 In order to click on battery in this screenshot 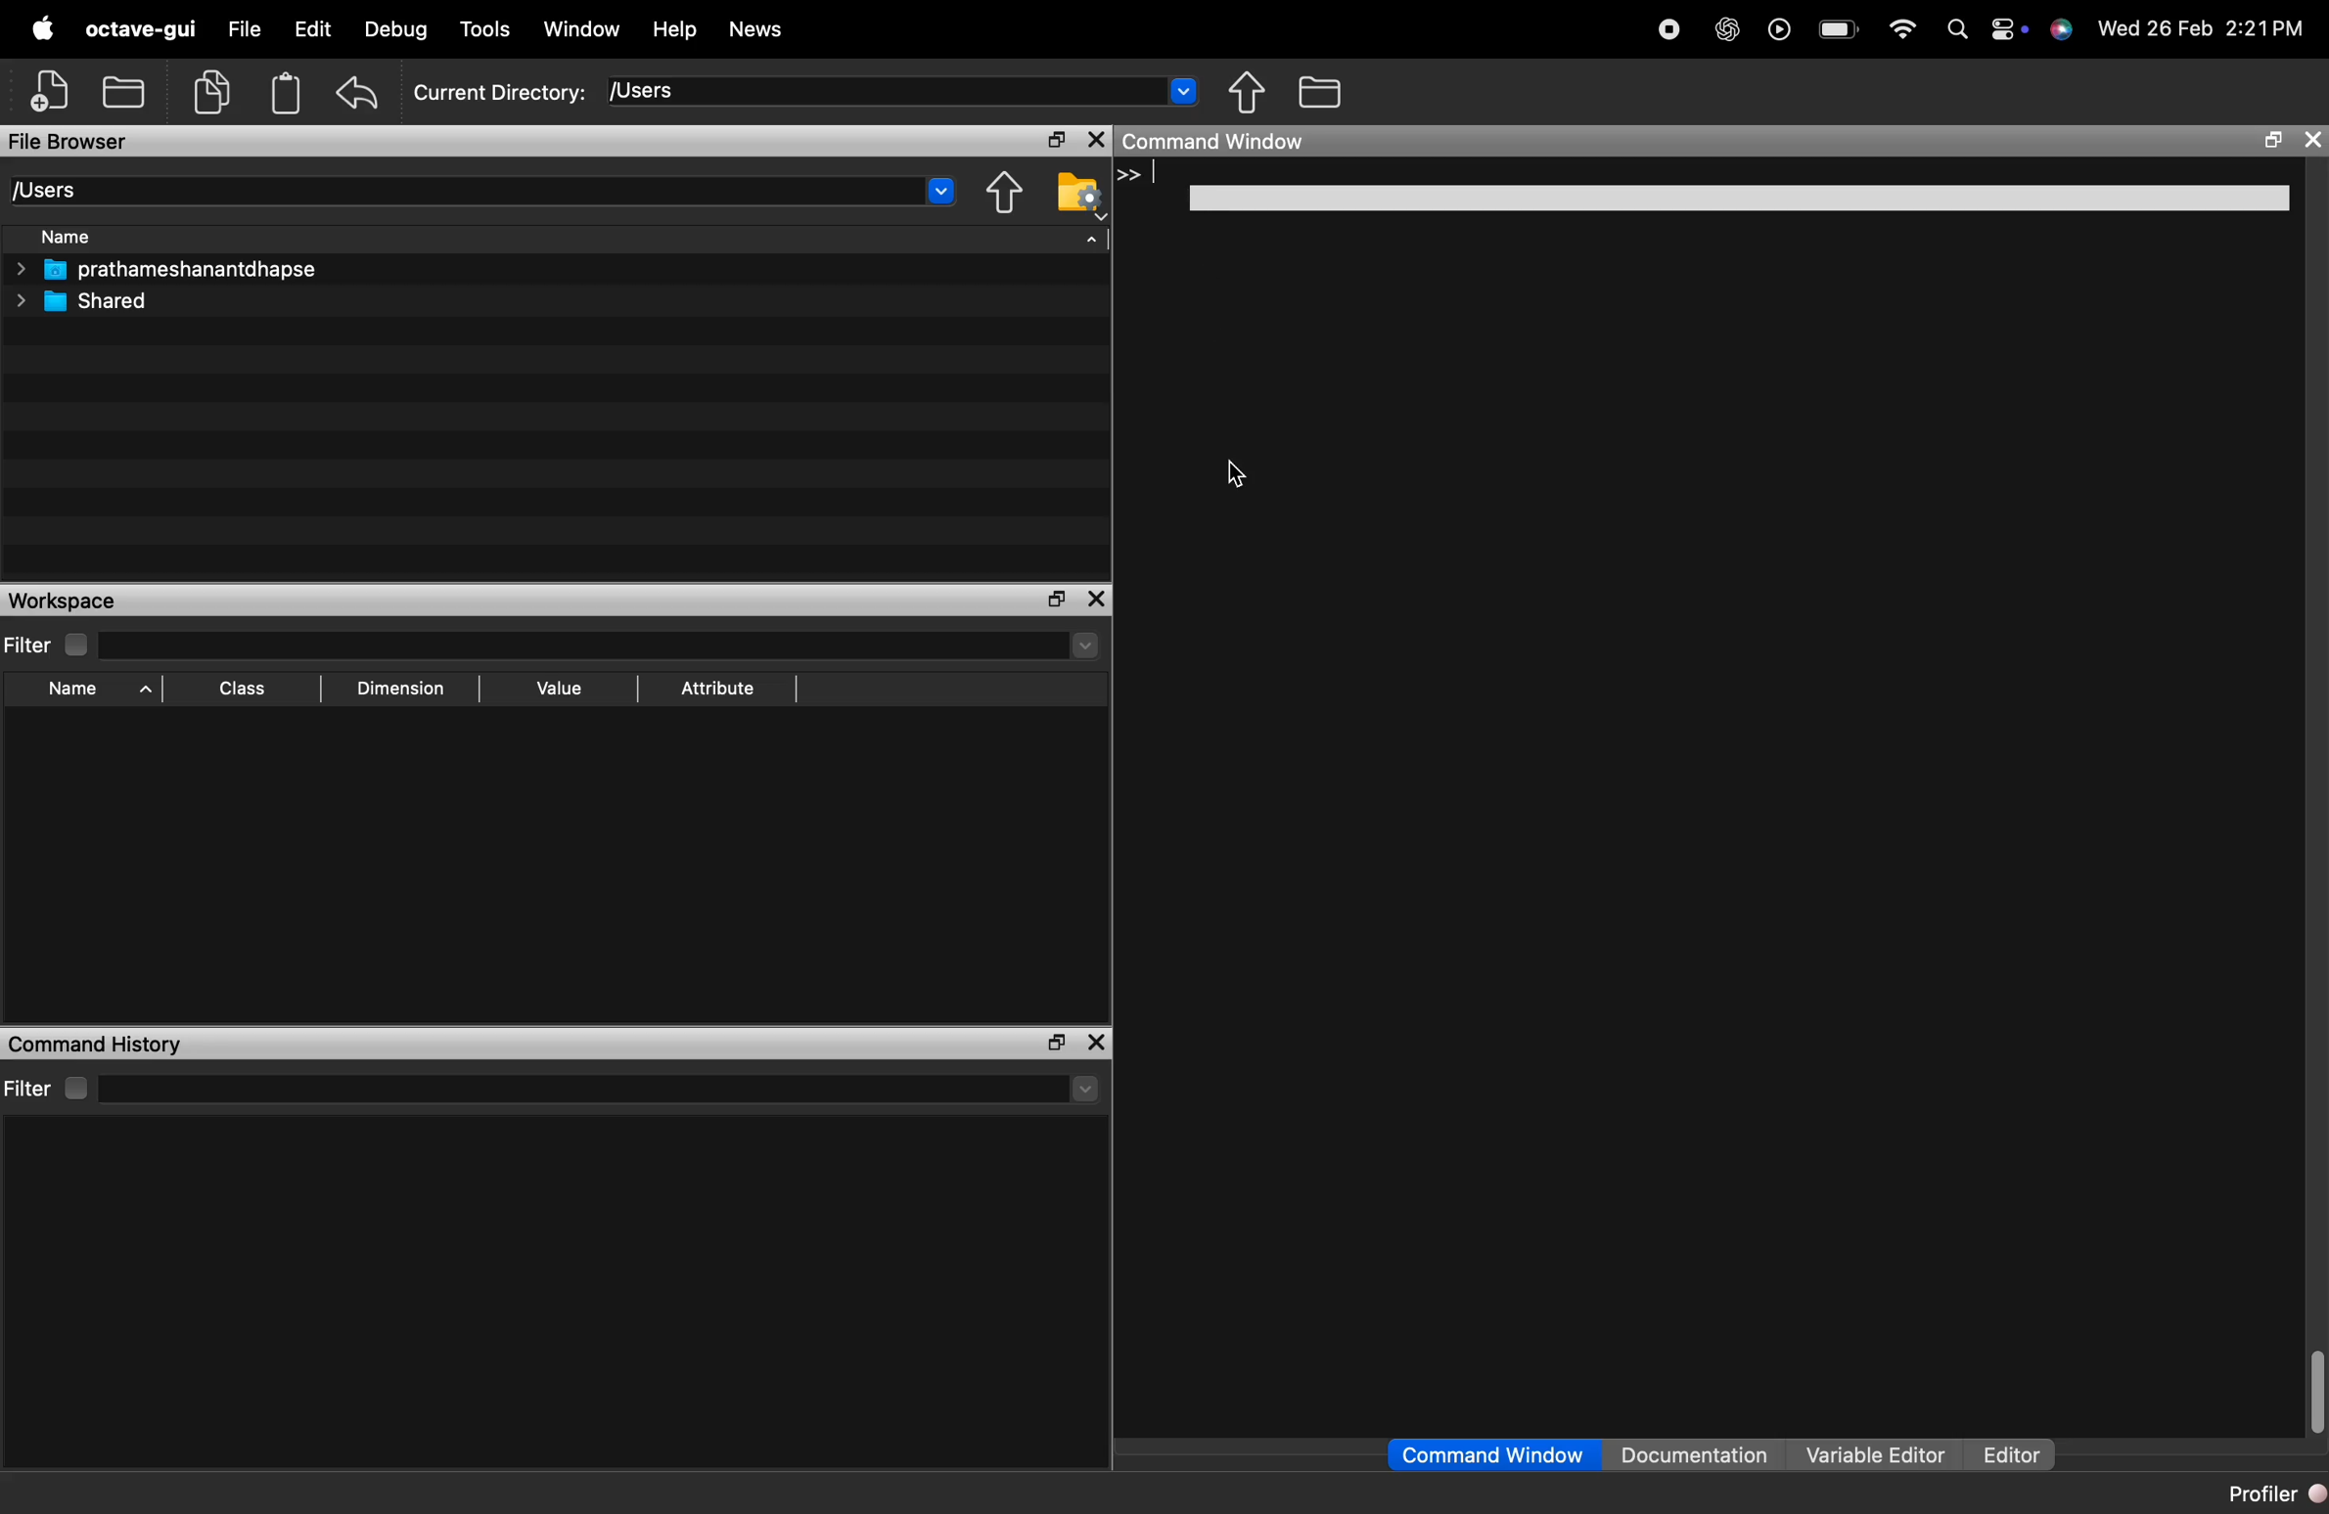, I will do `click(1845, 21)`.